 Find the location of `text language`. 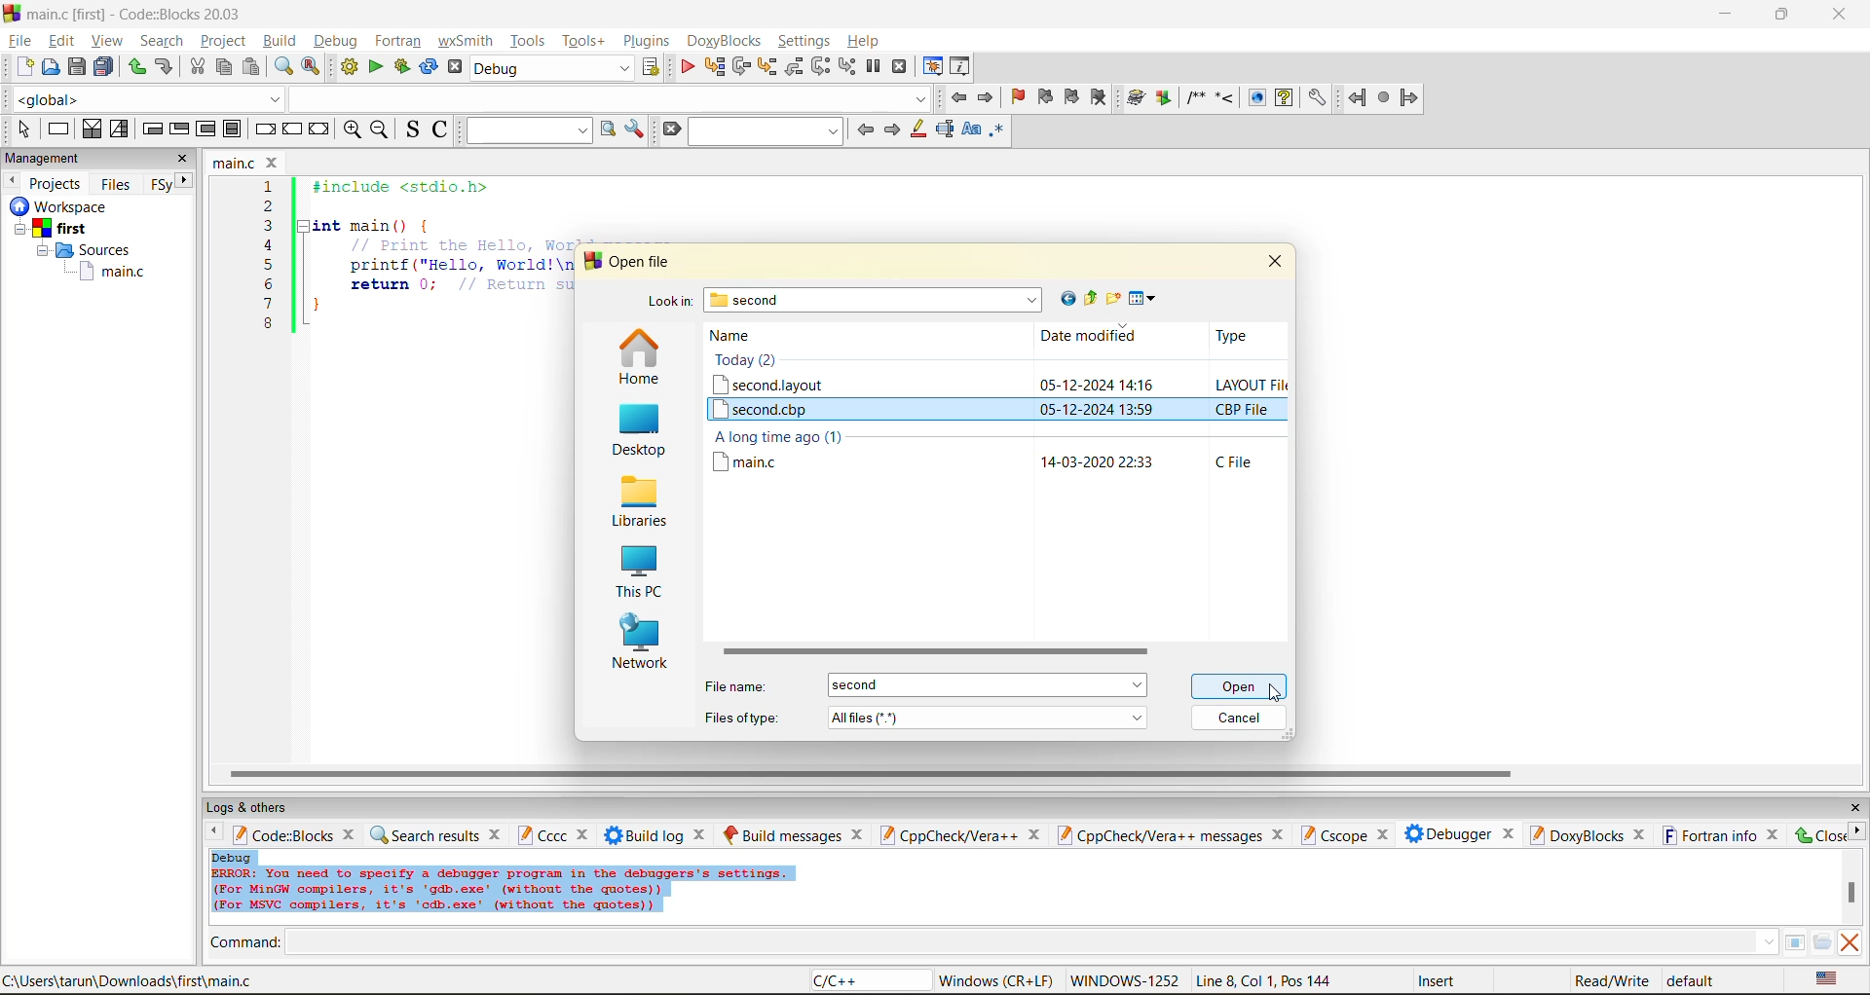

text language is located at coordinates (1828, 978).